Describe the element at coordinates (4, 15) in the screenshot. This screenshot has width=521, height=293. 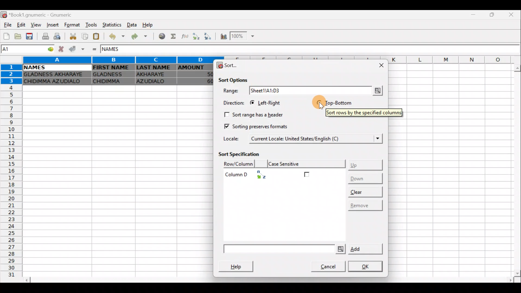
I see `Gnumeric logo` at that location.